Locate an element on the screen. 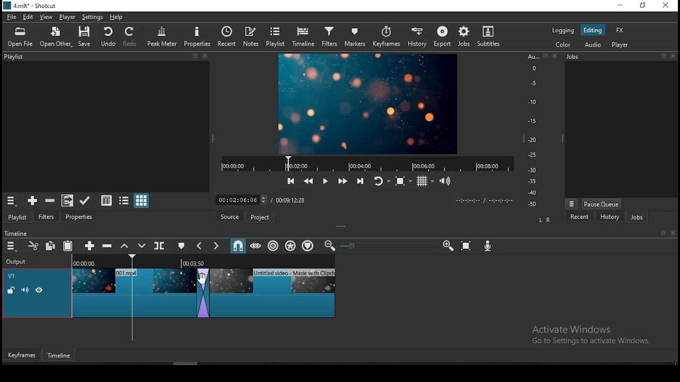 The image size is (680, 382). ripple all tracks is located at coordinates (291, 246).